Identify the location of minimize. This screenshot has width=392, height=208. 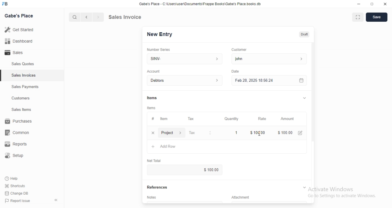
(356, 5).